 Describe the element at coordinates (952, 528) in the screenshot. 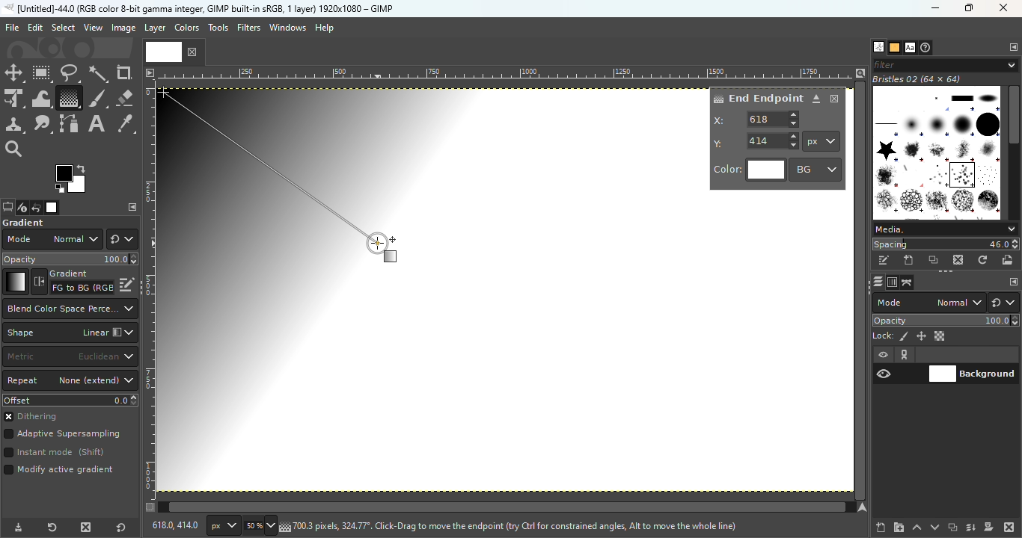

I see `Create a duplicate of the layer and add it to the image` at that location.